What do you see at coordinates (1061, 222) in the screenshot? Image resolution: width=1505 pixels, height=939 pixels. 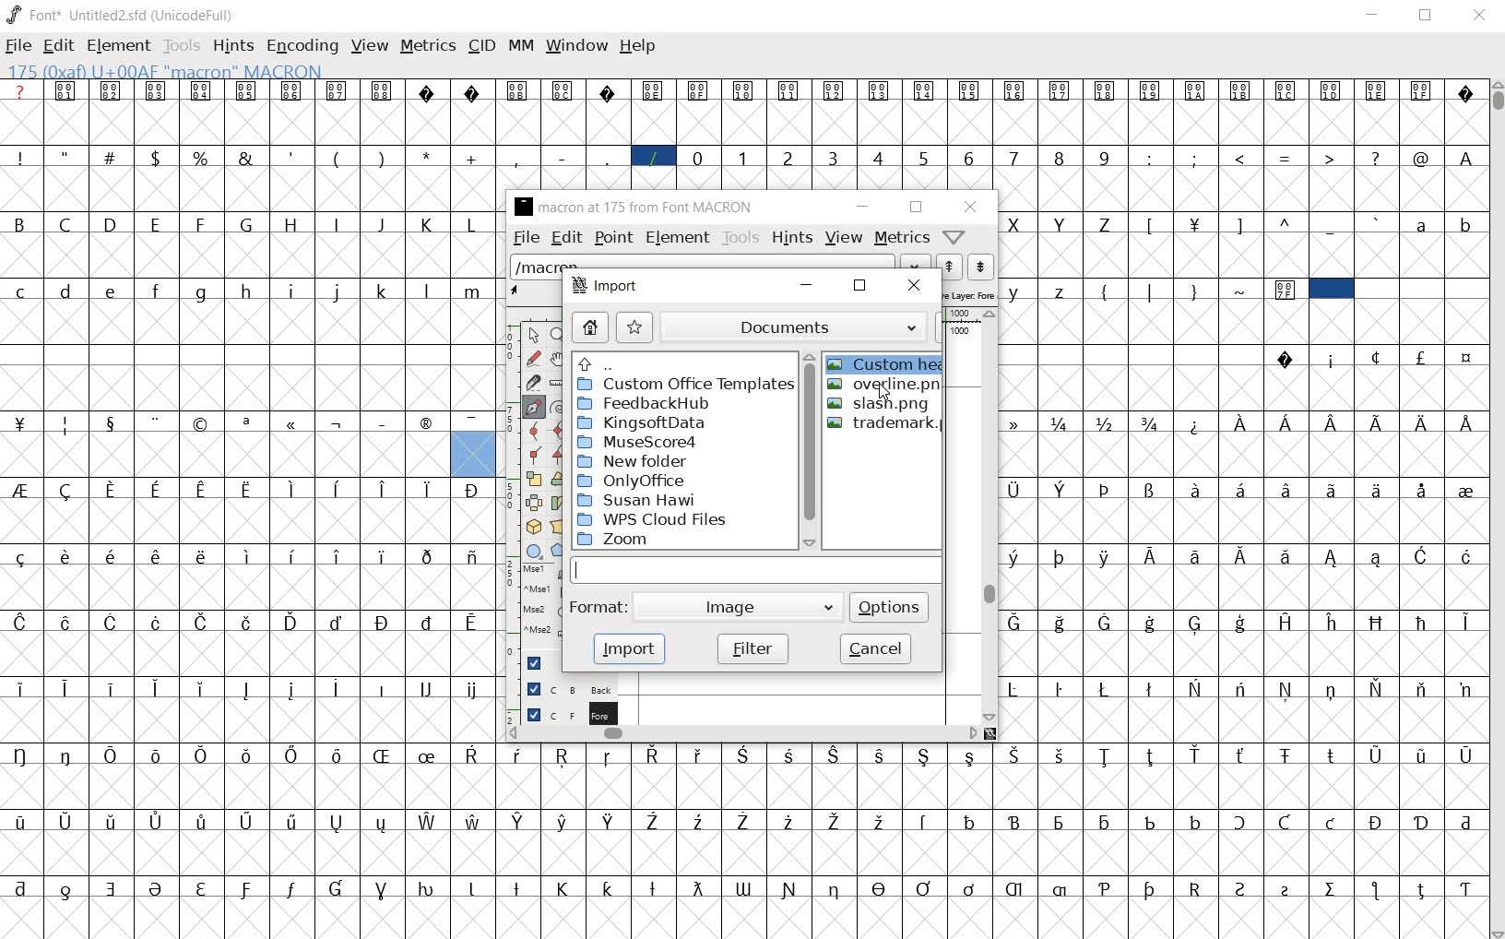 I see `Y` at bounding box center [1061, 222].